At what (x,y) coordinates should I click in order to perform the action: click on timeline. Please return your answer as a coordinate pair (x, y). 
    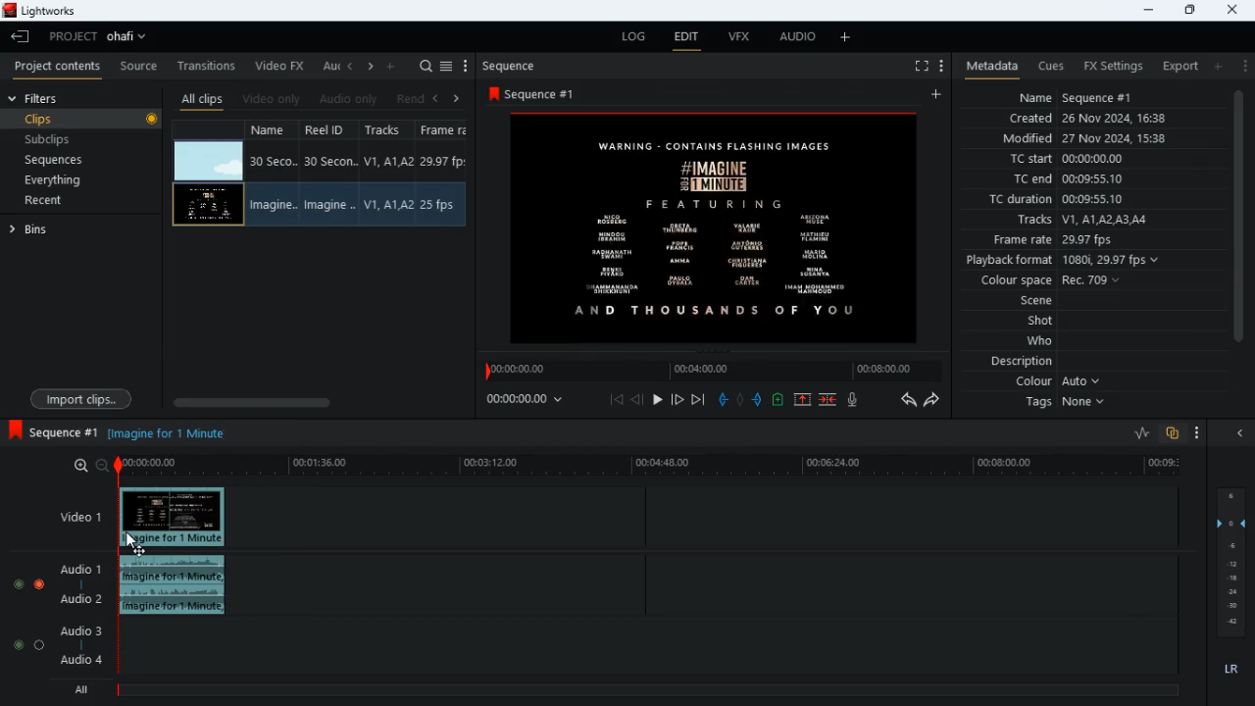
    Looking at the image, I should click on (716, 369).